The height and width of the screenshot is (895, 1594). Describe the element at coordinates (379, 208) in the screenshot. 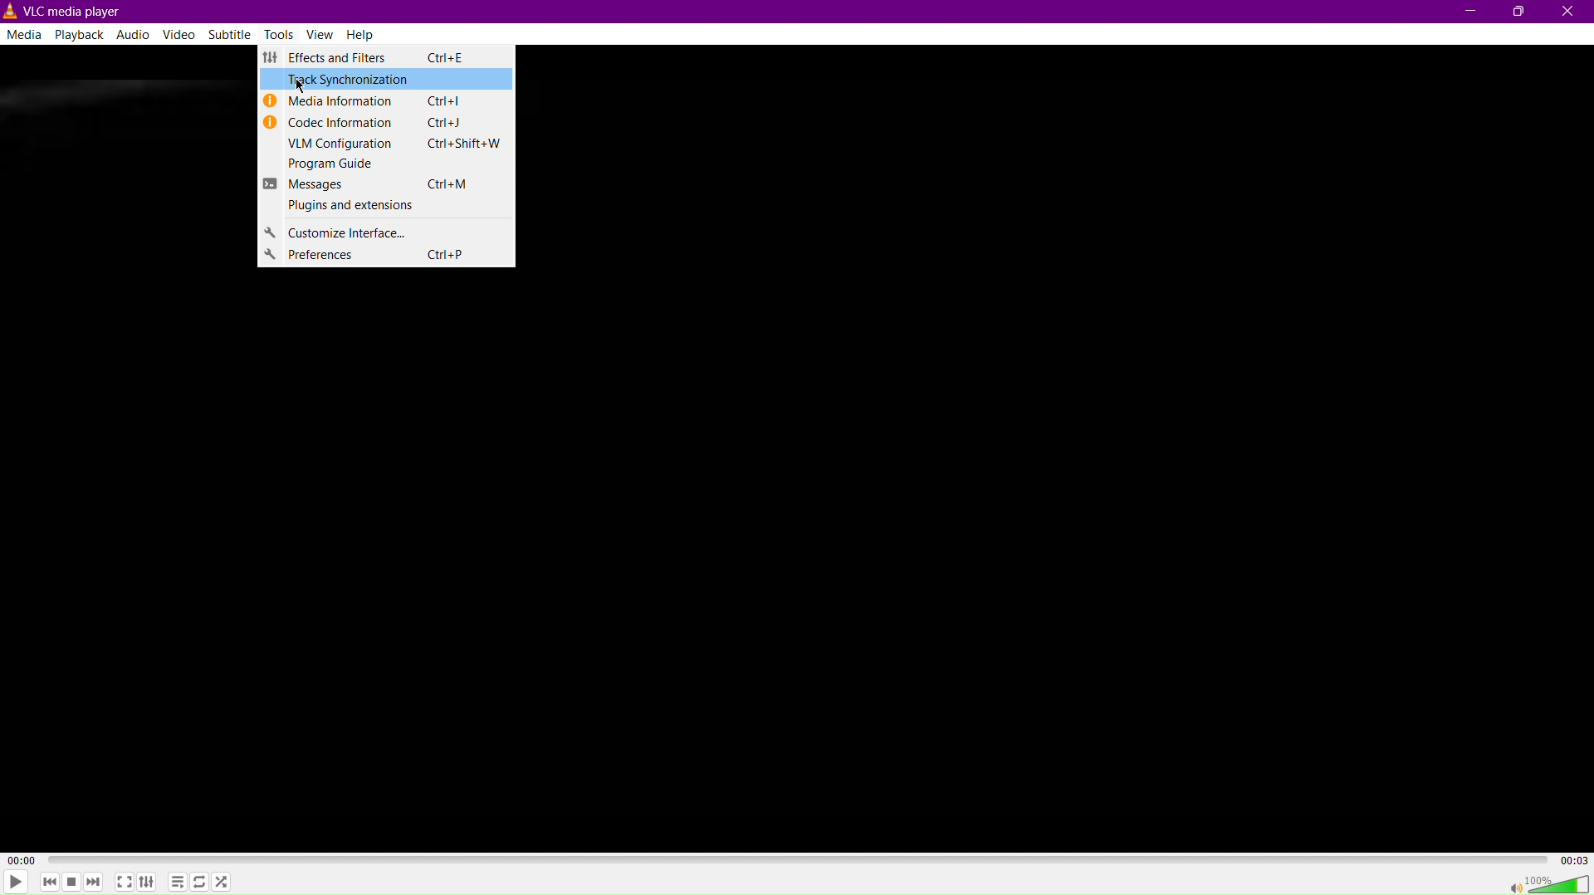

I see `Plugins and extensions` at that location.